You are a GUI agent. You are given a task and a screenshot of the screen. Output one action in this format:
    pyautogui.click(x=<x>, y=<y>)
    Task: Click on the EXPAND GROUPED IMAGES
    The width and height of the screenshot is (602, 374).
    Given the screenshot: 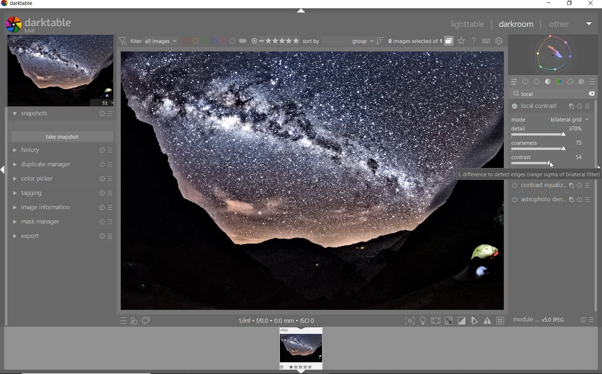 What is the action you would take?
    pyautogui.click(x=420, y=42)
    